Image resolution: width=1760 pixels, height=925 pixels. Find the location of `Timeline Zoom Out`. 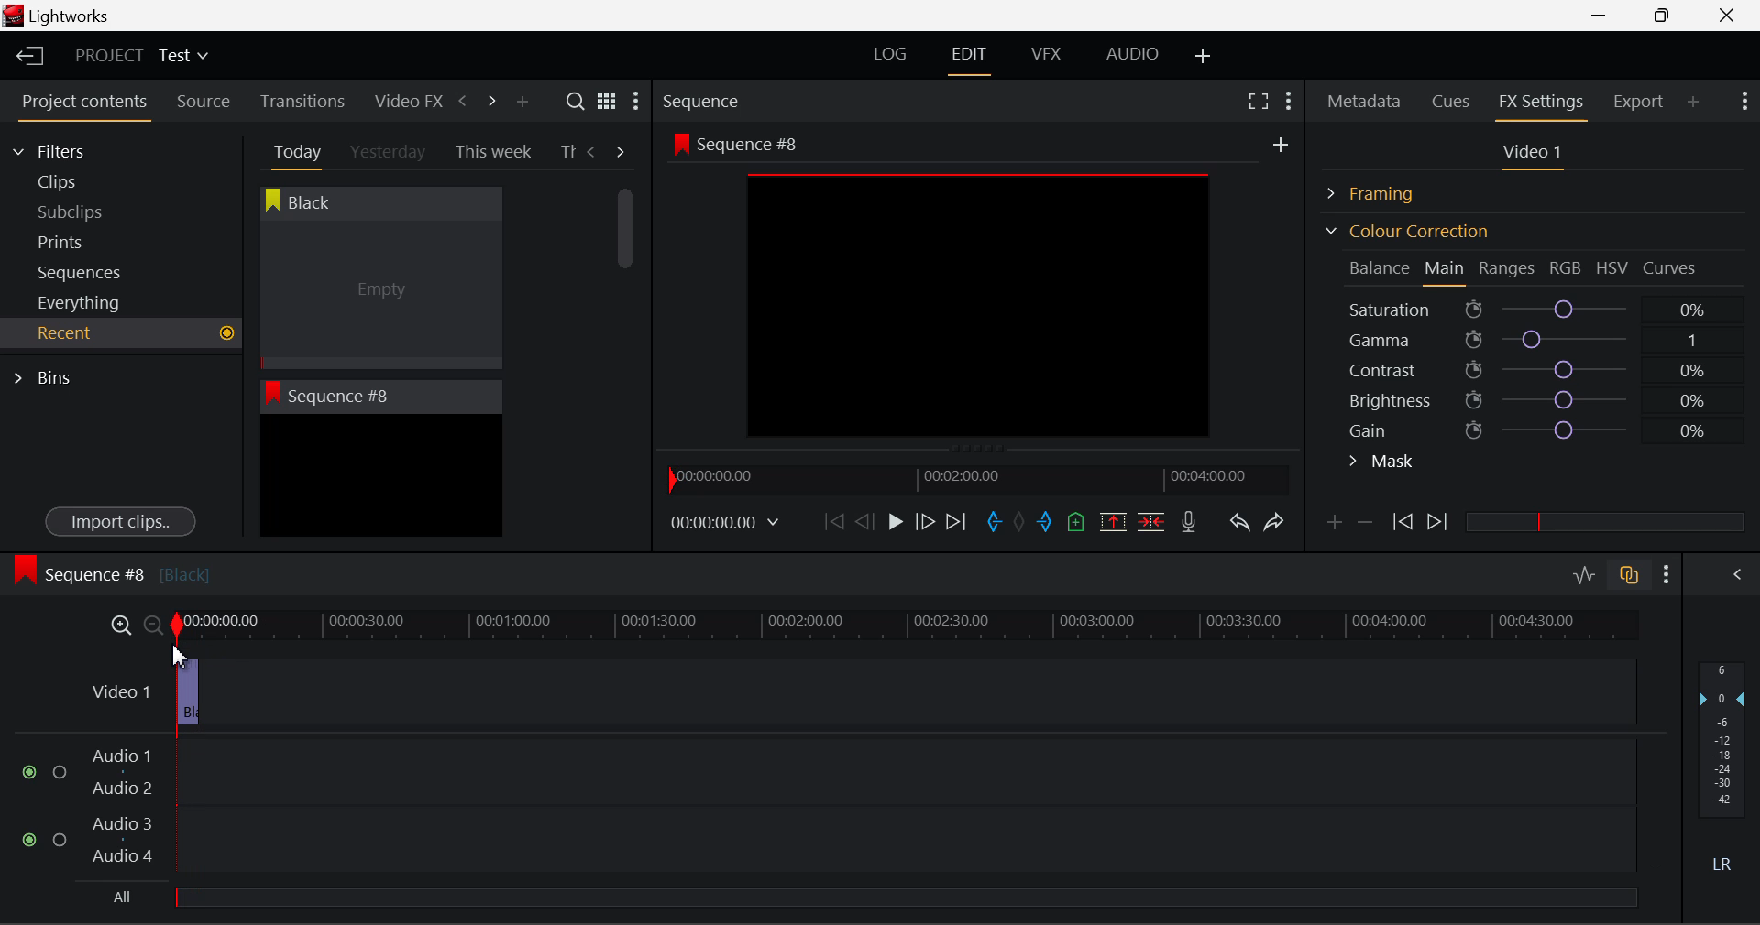

Timeline Zoom Out is located at coordinates (152, 625).